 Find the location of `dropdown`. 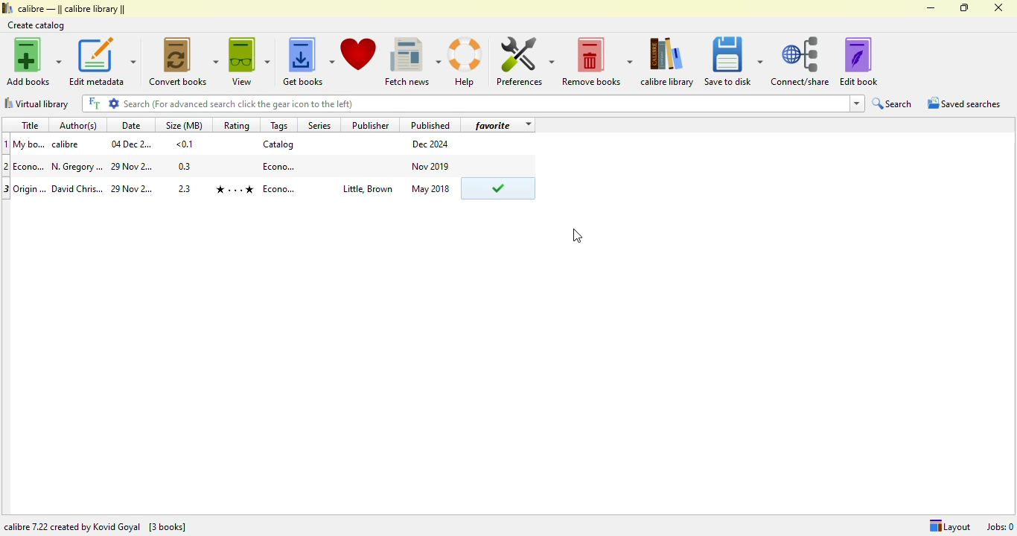

dropdown is located at coordinates (856, 103).